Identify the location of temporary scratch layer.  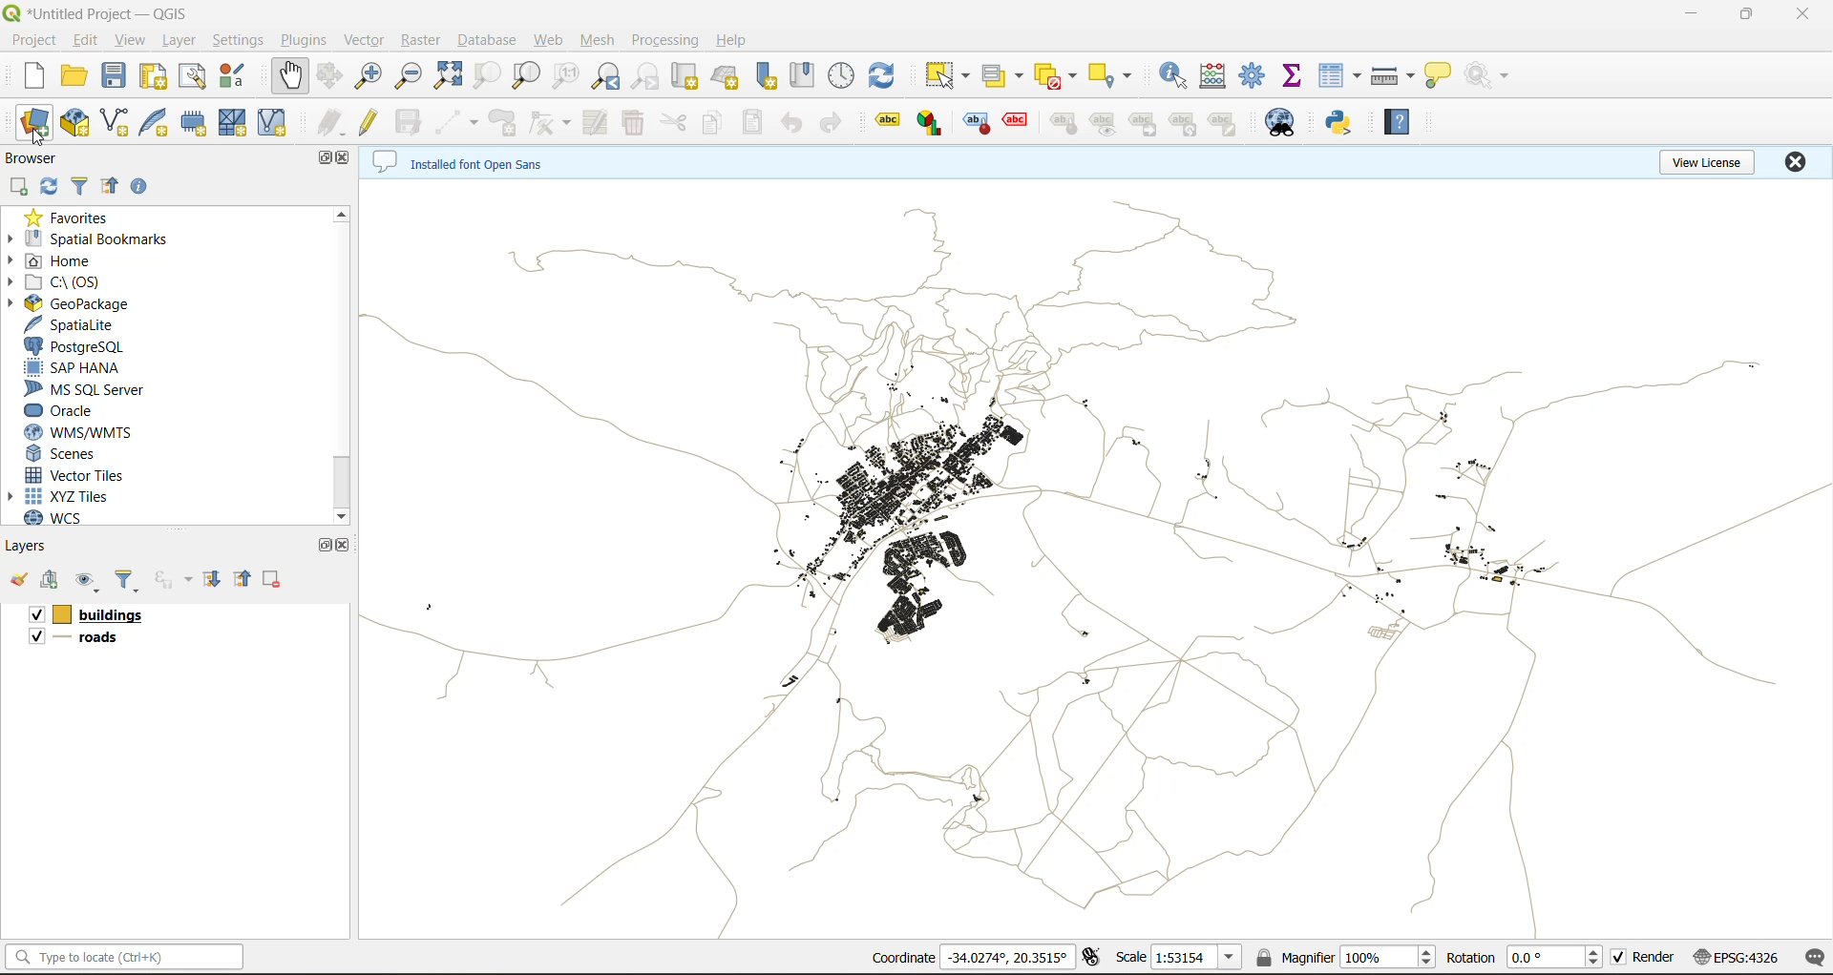
(199, 123).